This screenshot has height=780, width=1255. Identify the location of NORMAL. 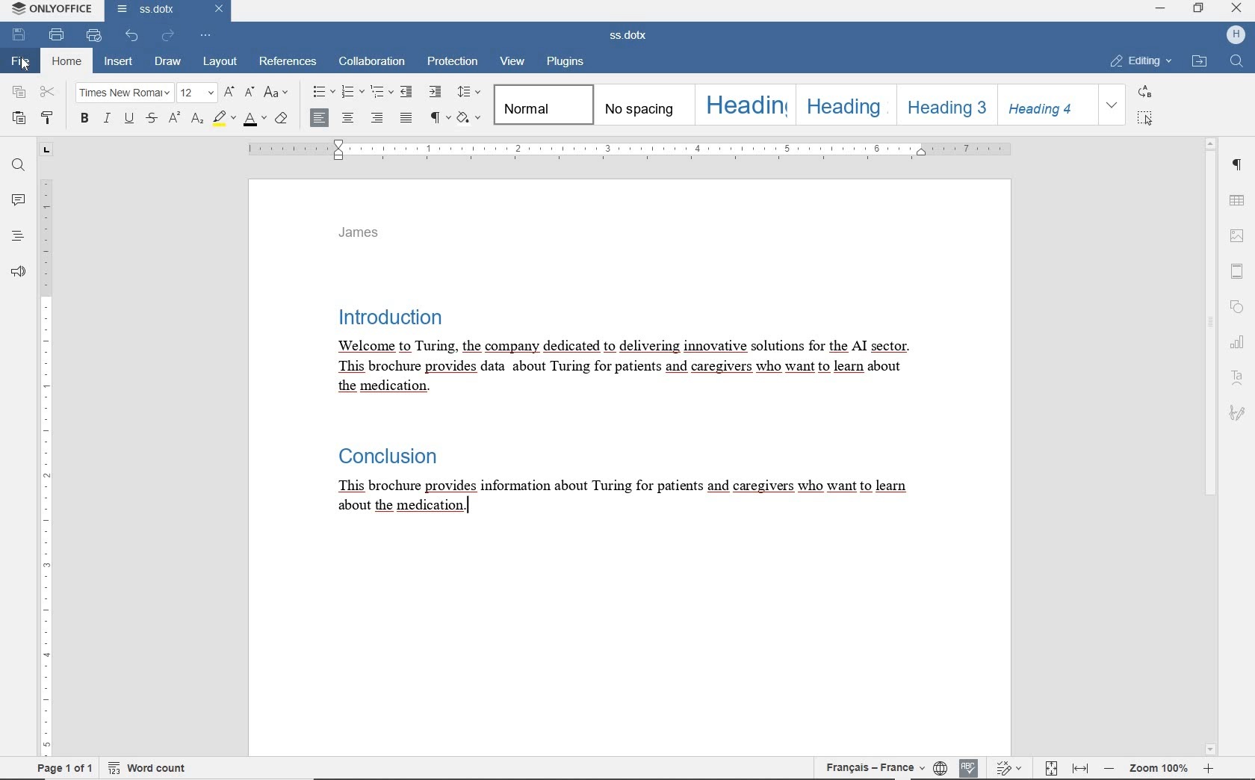
(541, 105).